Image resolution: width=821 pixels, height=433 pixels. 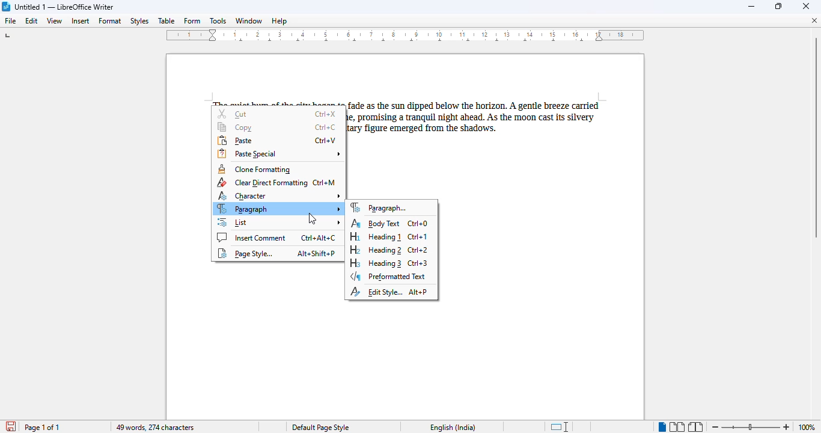 I want to click on cursor, so click(x=313, y=220).